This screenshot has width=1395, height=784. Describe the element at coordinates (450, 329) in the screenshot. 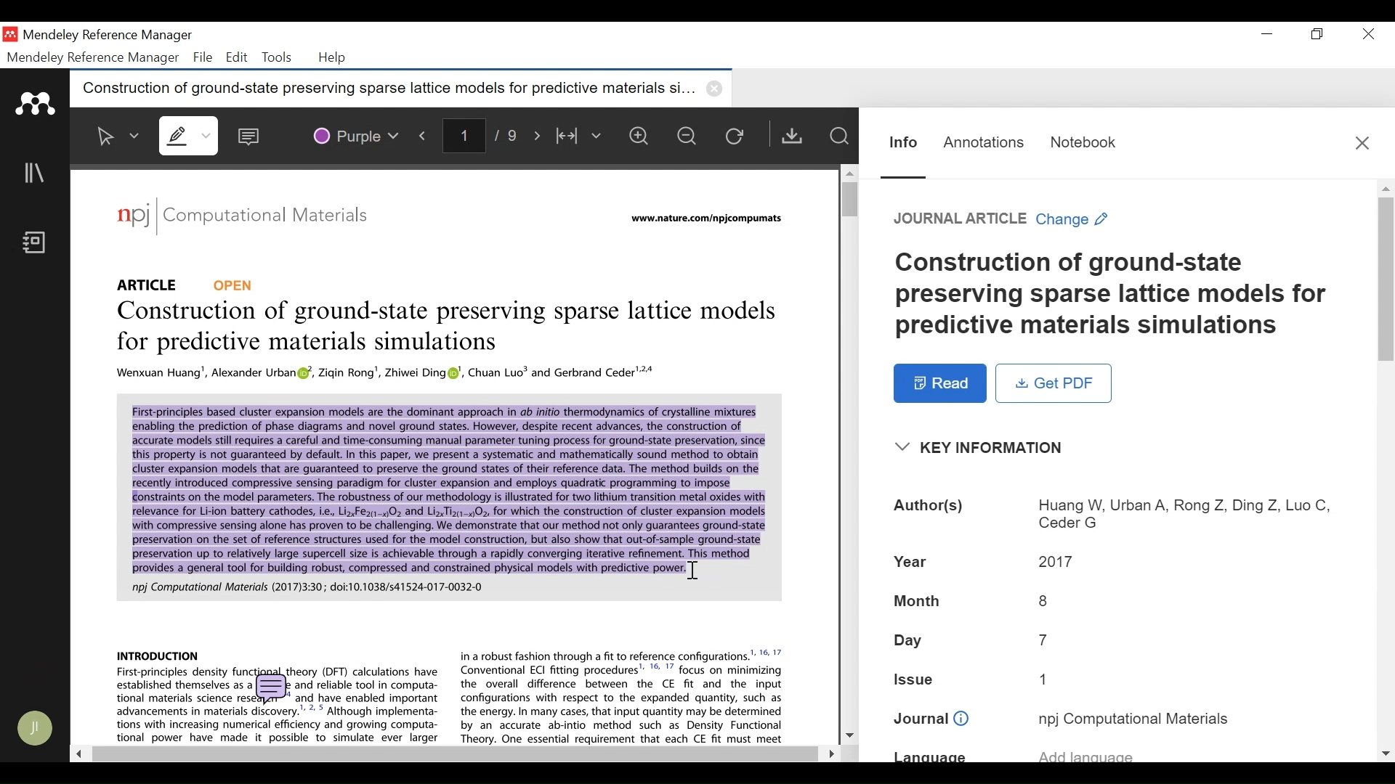

I see `Title` at that location.